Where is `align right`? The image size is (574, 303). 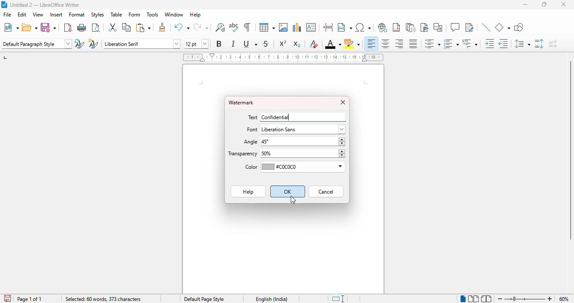
align right is located at coordinates (399, 43).